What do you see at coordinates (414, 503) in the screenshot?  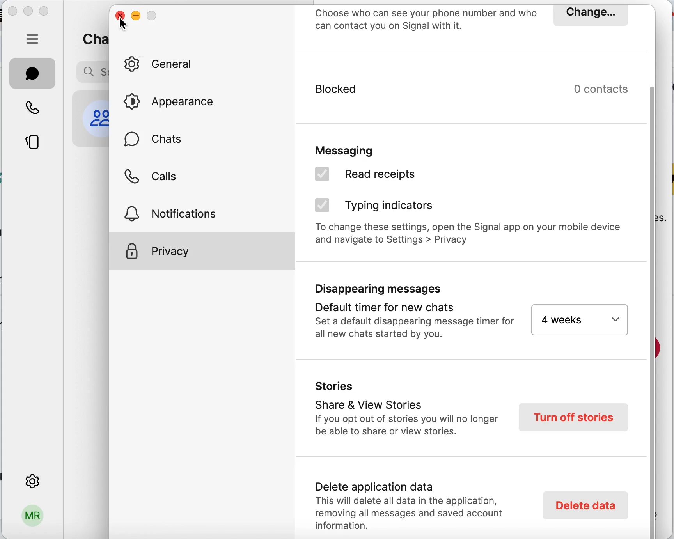 I see `delete application data` at bounding box center [414, 503].